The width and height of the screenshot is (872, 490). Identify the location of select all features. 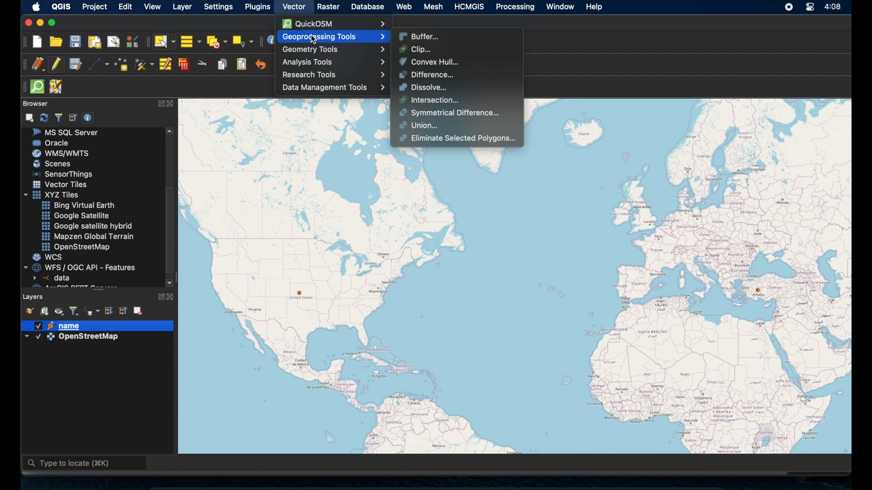
(190, 41).